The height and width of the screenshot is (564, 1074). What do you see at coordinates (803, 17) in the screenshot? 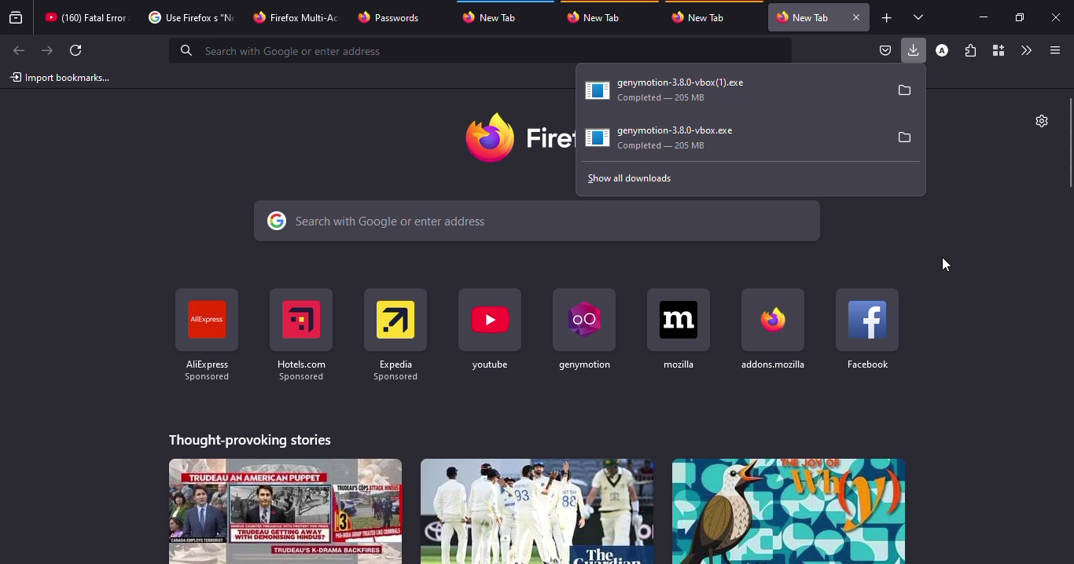
I see `tab` at bounding box center [803, 17].